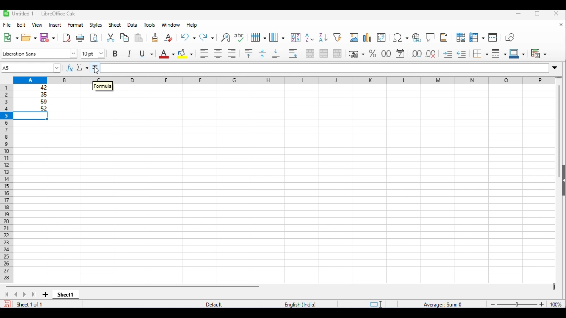 The width and height of the screenshot is (566, 318). Describe the element at coordinates (277, 54) in the screenshot. I see `align bottom` at that location.